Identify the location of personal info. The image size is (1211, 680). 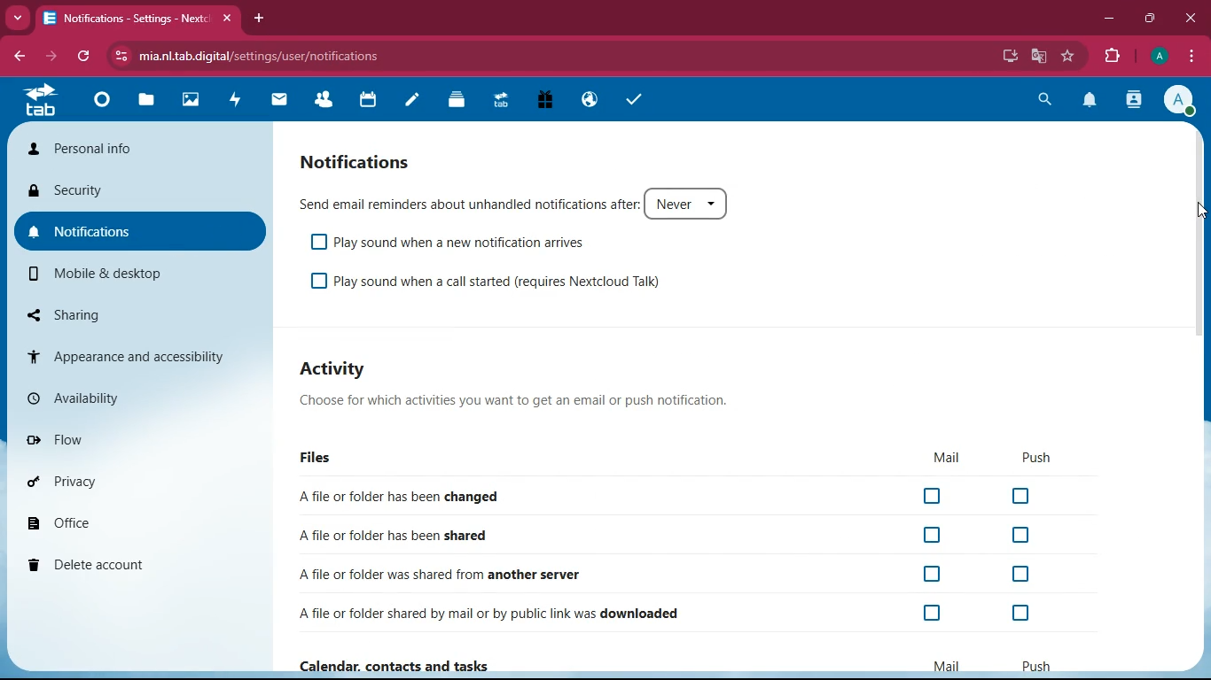
(142, 148).